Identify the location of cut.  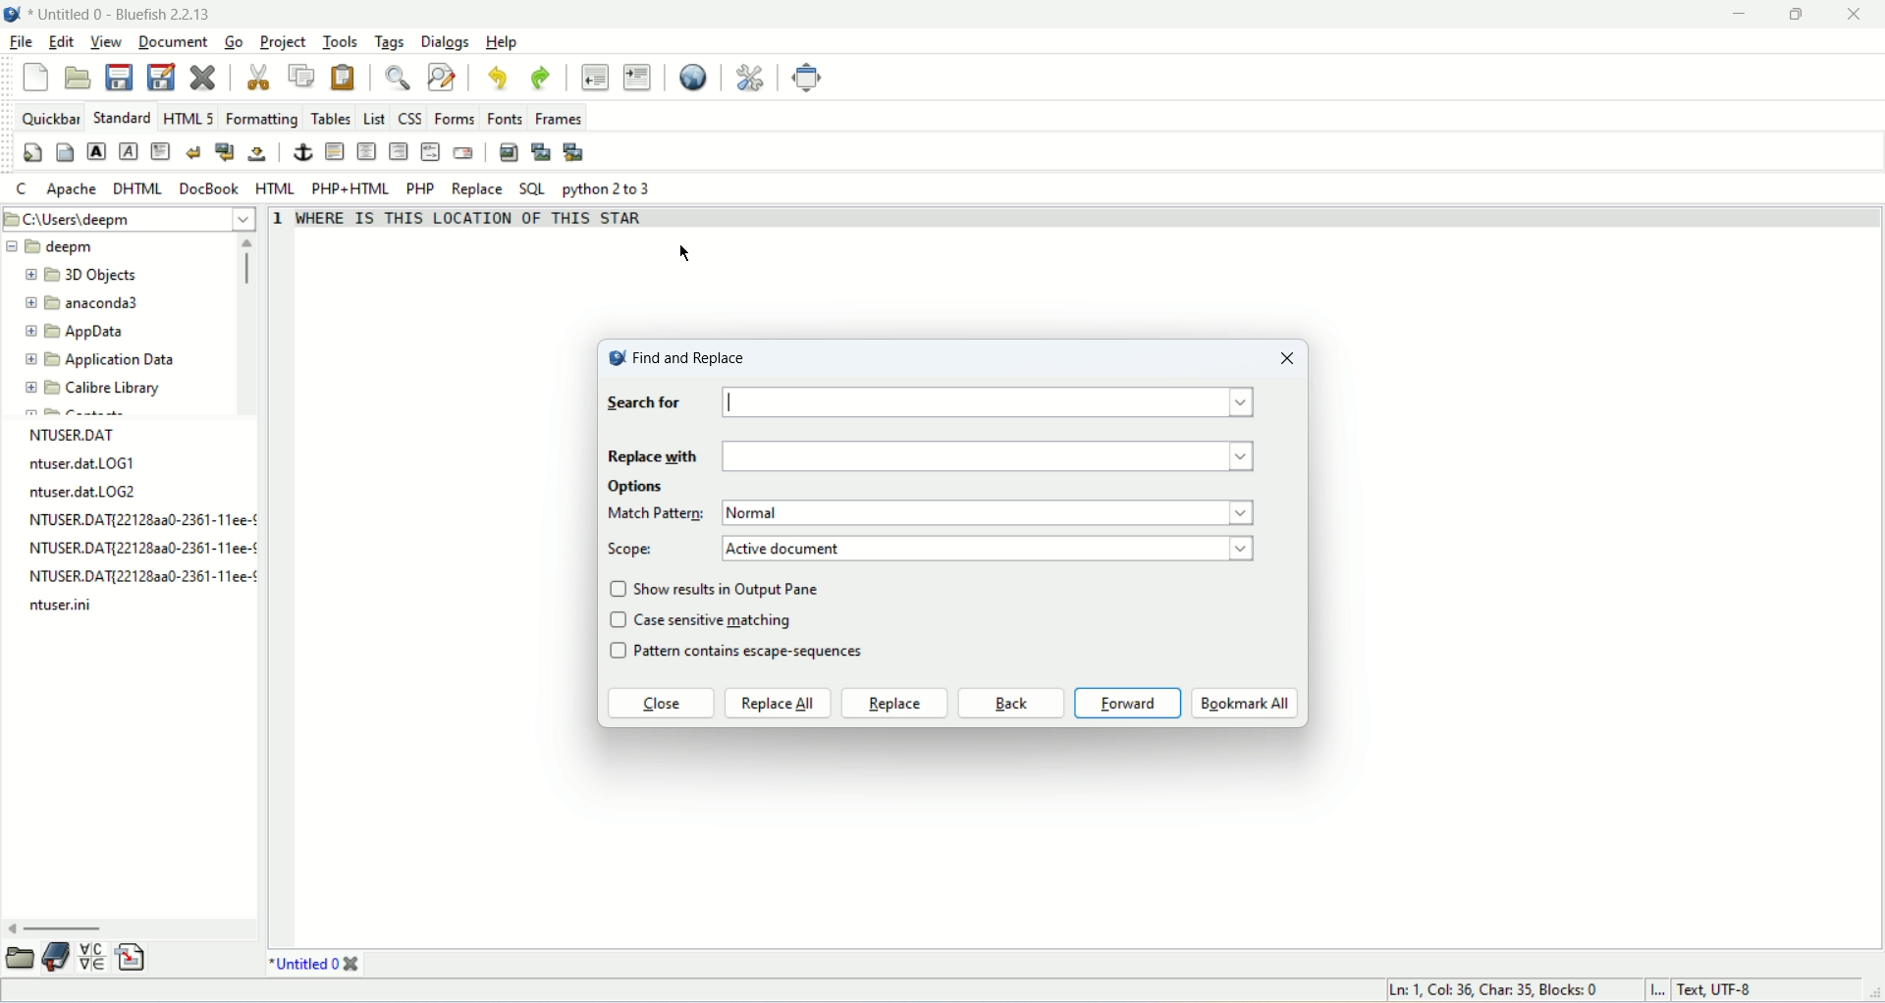
(260, 78).